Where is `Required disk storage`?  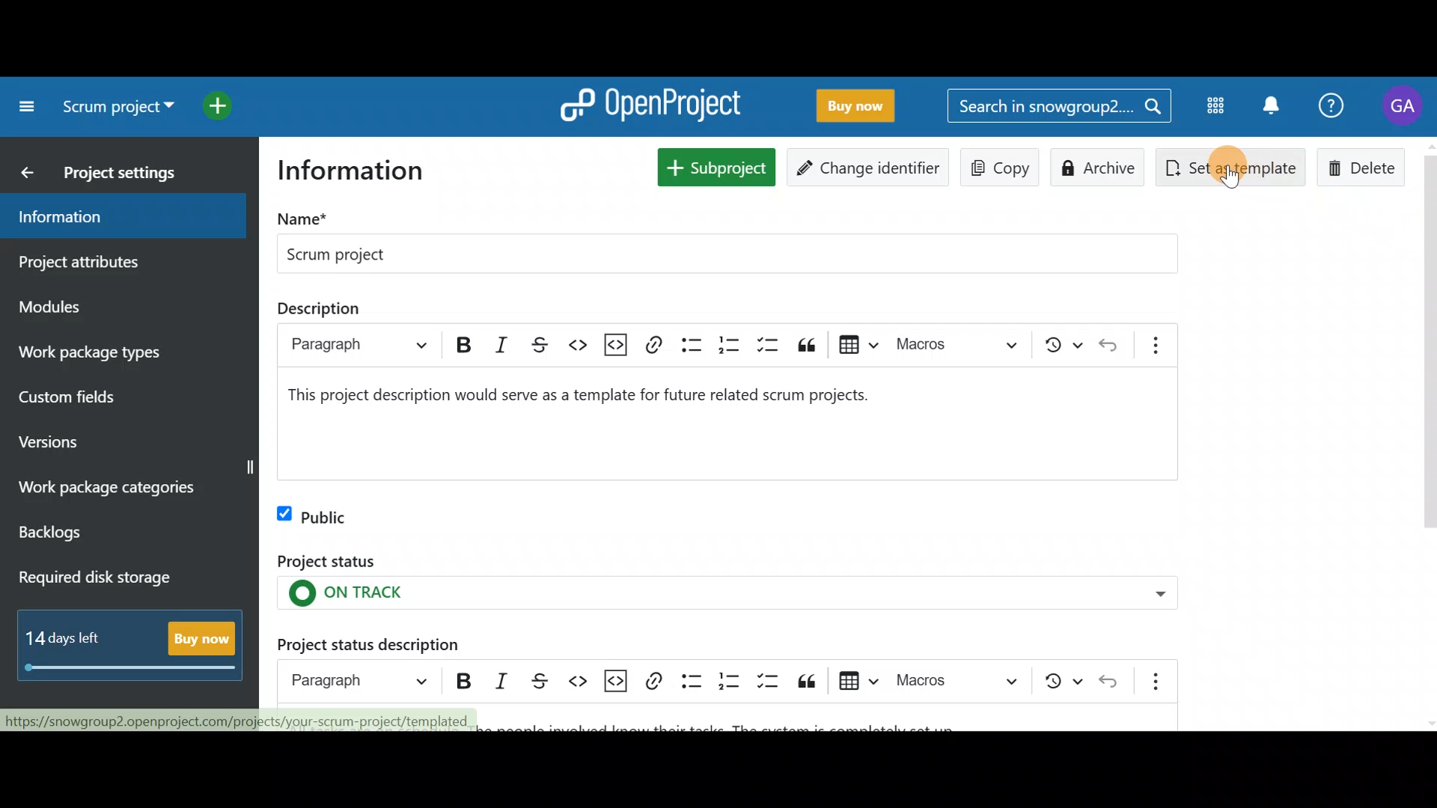
Required disk storage is located at coordinates (125, 579).